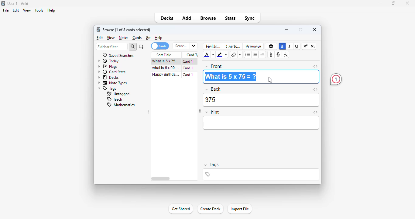 This screenshot has height=219, width=415. What do you see at coordinates (148, 38) in the screenshot?
I see `go` at bounding box center [148, 38].